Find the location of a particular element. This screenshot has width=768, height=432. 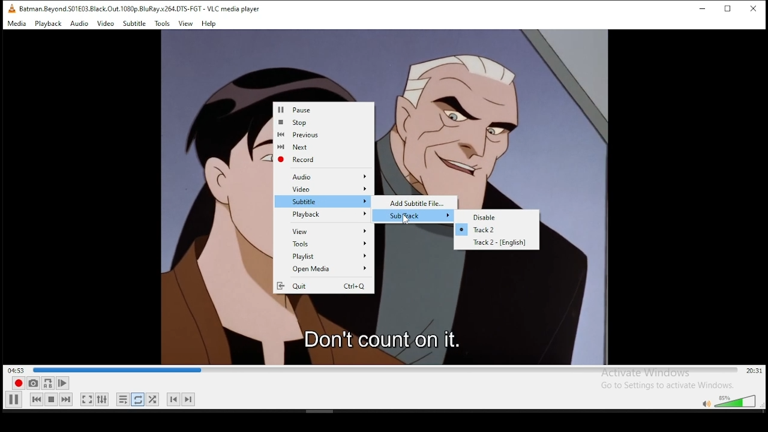

Tools. is located at coordinates (162, 24).